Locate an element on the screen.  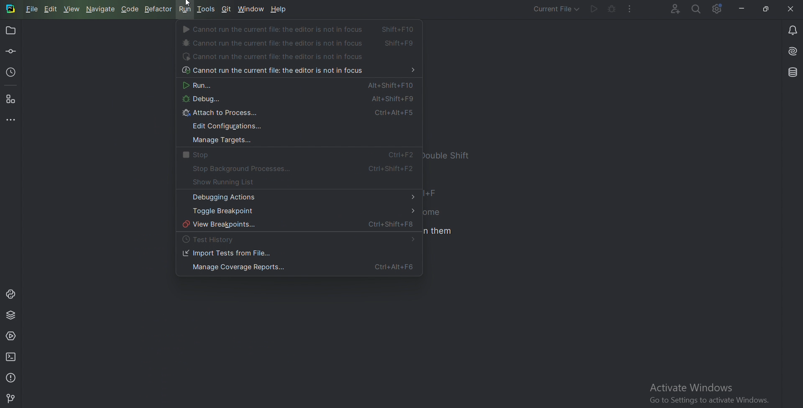
Refactor is located at coordinates (159, 10).